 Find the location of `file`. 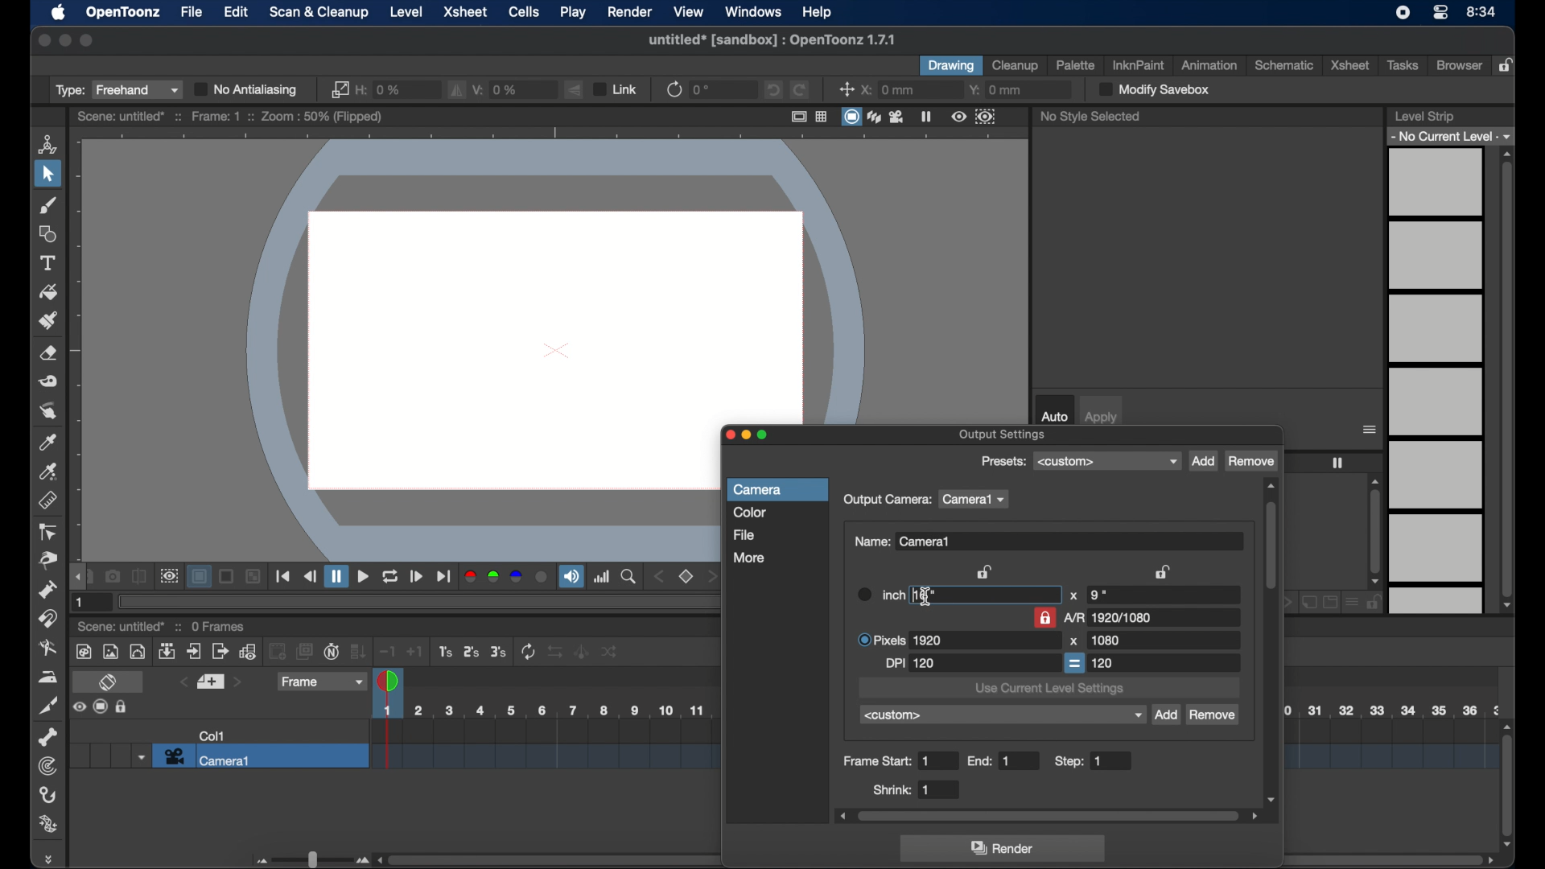

file is located at coordinates (192, 12).